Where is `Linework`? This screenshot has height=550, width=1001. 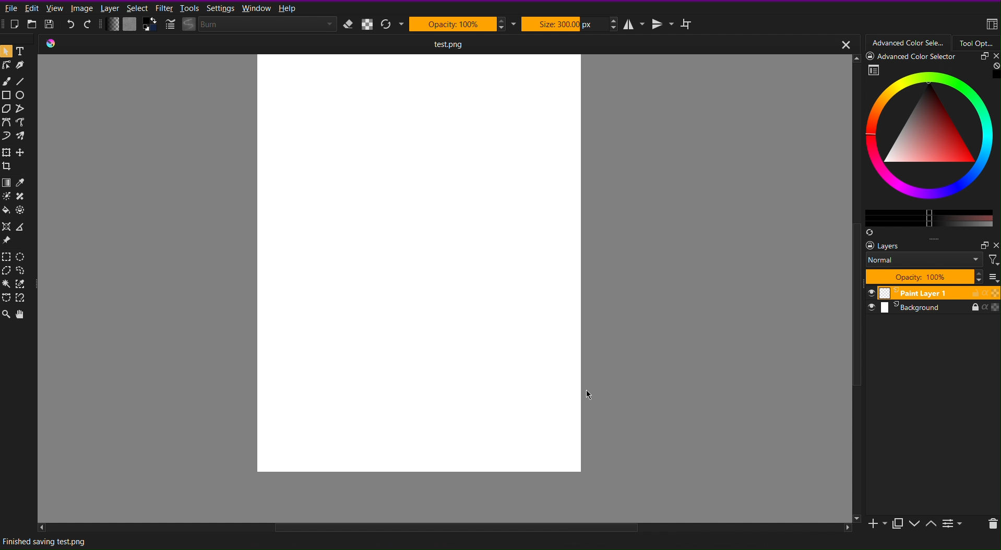 Linework is located at coordinates (6, 68).